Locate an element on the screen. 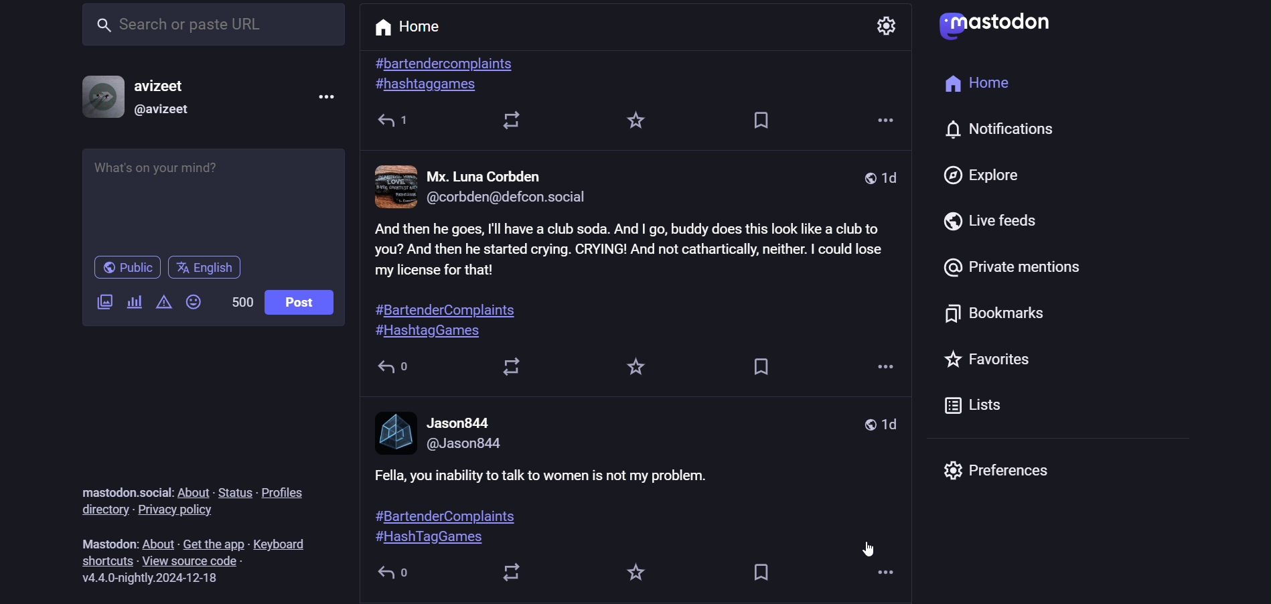 The height and width of the screenshot is (604, 1271). avizeet is located at coordinates (162, 88).